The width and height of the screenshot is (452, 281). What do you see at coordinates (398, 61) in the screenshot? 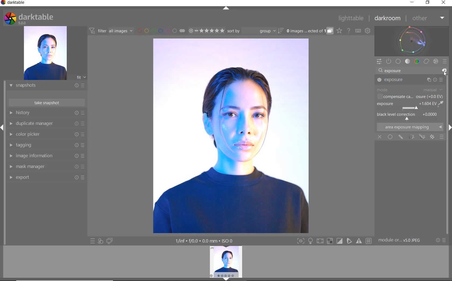
I see `BASE` at bounding box center [398, 61].